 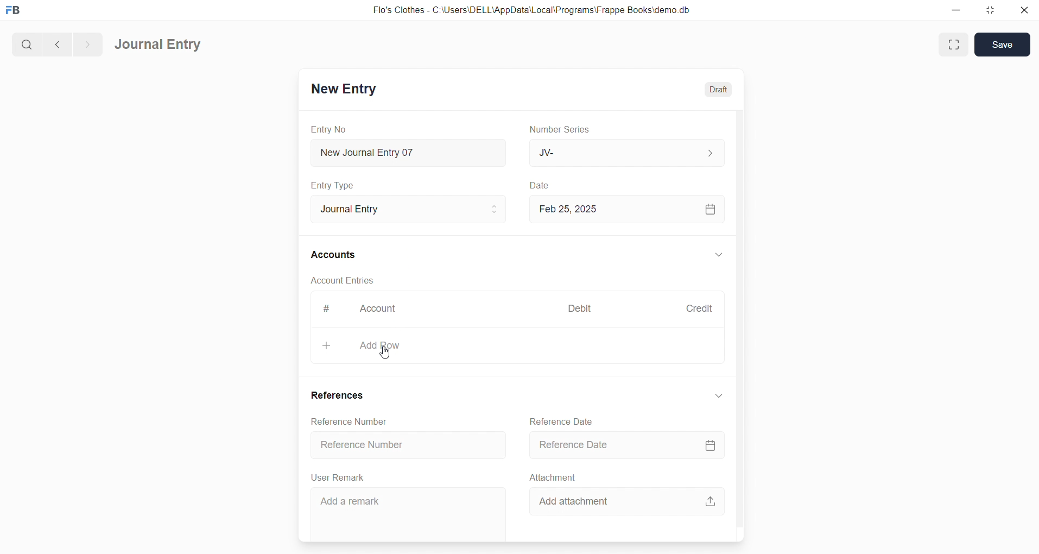 I want to click on Journal Entry, so click(x=159, y=45).